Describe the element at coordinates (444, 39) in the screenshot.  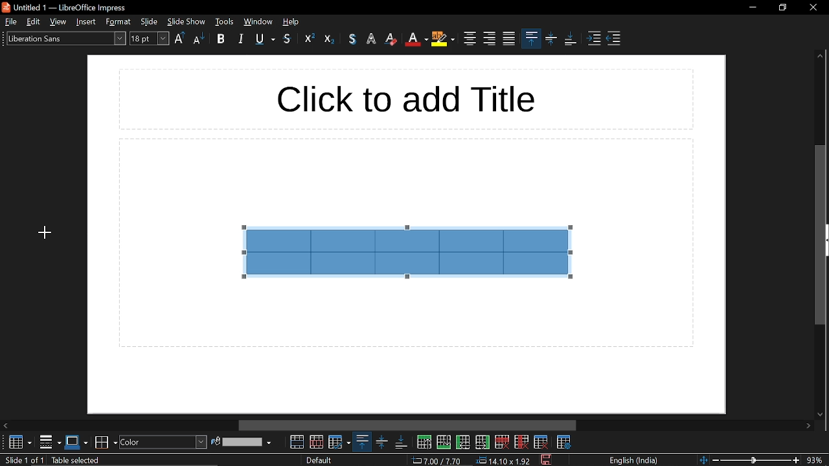
I see `highlight` at that location.